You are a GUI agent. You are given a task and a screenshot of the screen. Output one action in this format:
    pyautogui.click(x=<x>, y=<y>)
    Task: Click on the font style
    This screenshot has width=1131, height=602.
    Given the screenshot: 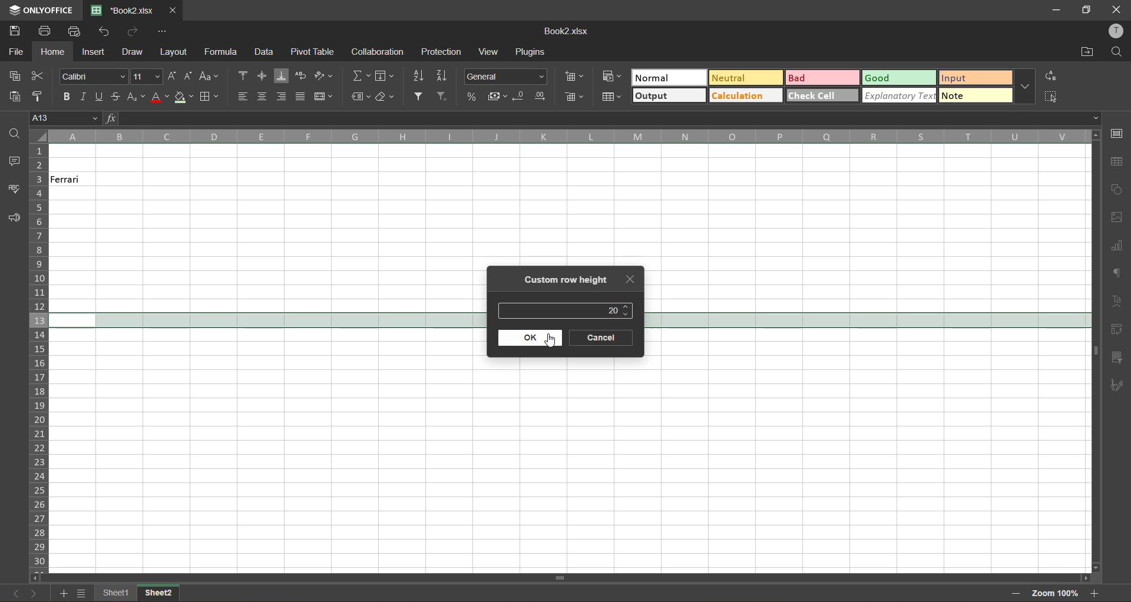 What is the action you would take?
    pyautogui.click(x=91, y=77)
    